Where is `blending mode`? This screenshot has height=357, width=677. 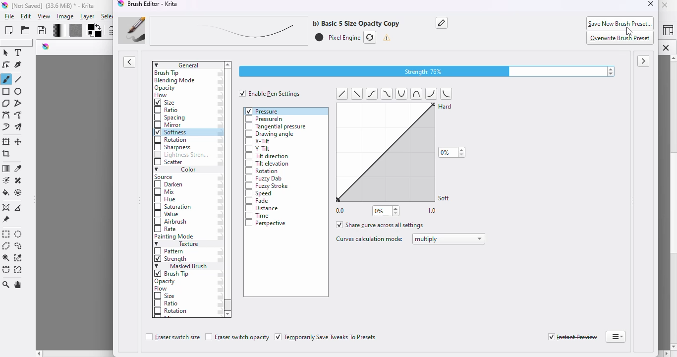
blending mode is located at coordinates (175, 81).